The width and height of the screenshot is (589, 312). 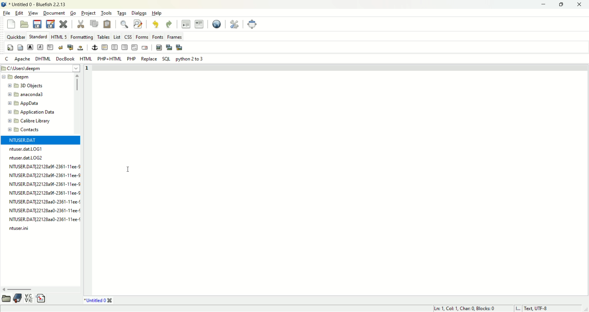 What do you see at coordinates (186, 24) in the screenshot?
I see `unindent` at bounding box center [186, 24].